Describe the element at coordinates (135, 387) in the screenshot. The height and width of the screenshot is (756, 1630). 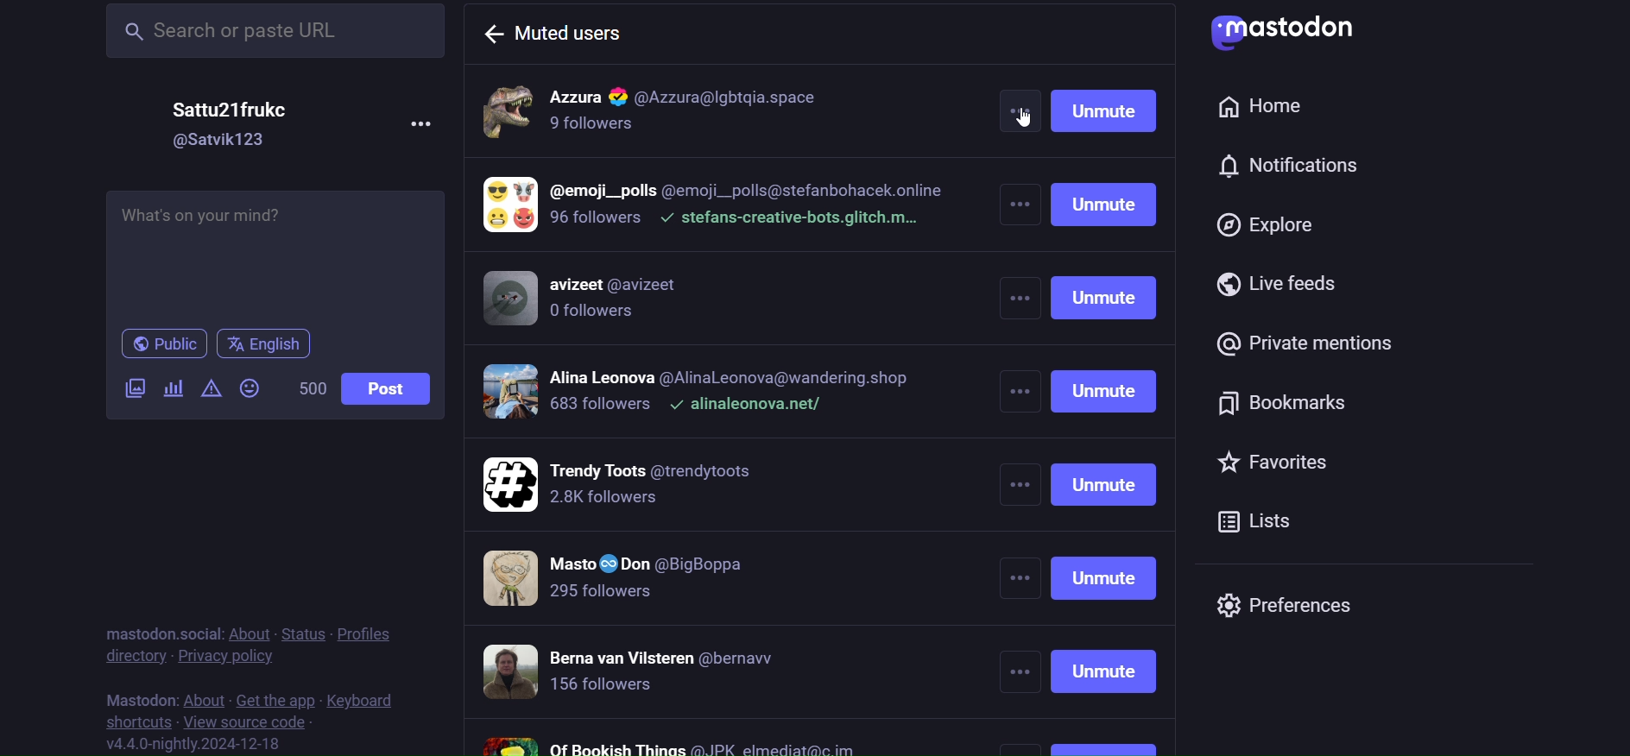
I see `image/video` at that location.